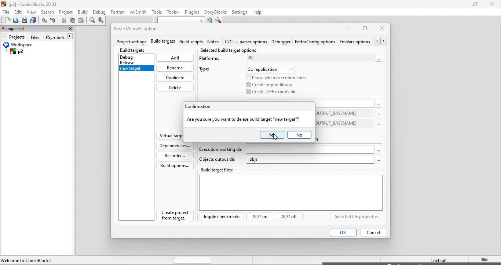  I want to click on selected build target options, so click(230, 50).